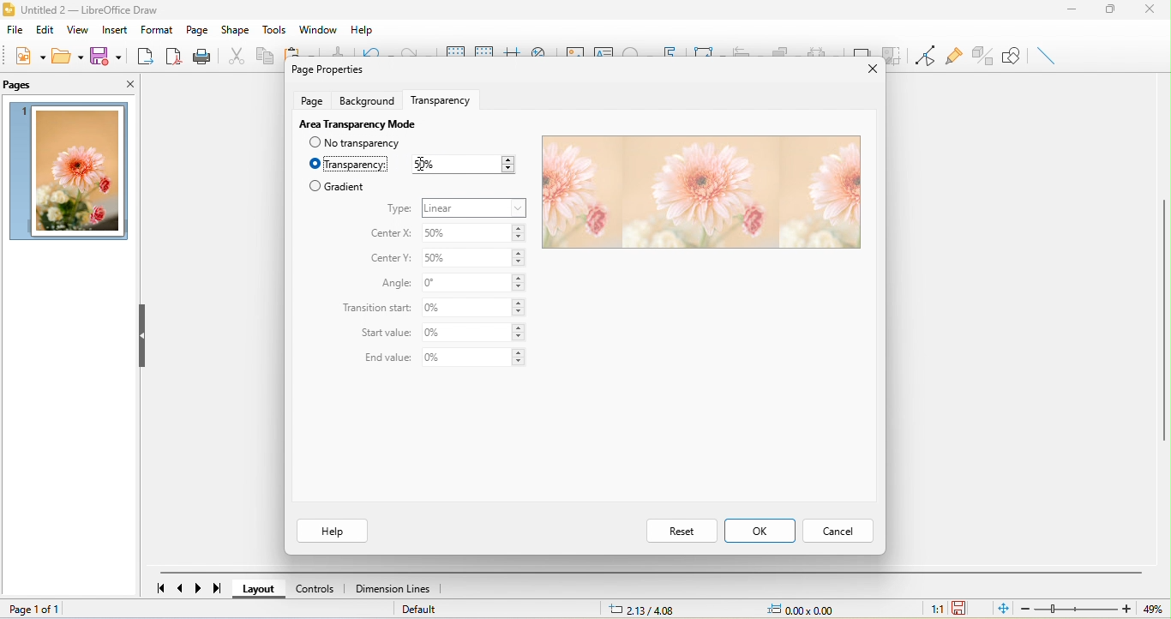 This screenshot has height=619, width=1171. What do you see at coordinates (321, 29) in the screenshot?
I see `window` at bounding box center [321, 29].